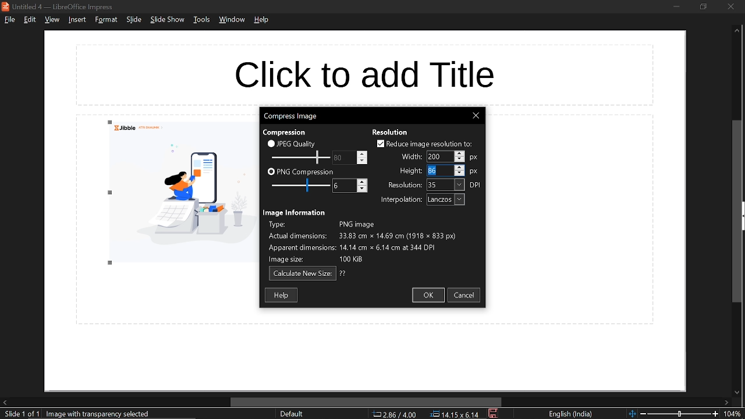  Describe the element at coordinates (439, 157) in the screenshot. I see ` width` at that location.